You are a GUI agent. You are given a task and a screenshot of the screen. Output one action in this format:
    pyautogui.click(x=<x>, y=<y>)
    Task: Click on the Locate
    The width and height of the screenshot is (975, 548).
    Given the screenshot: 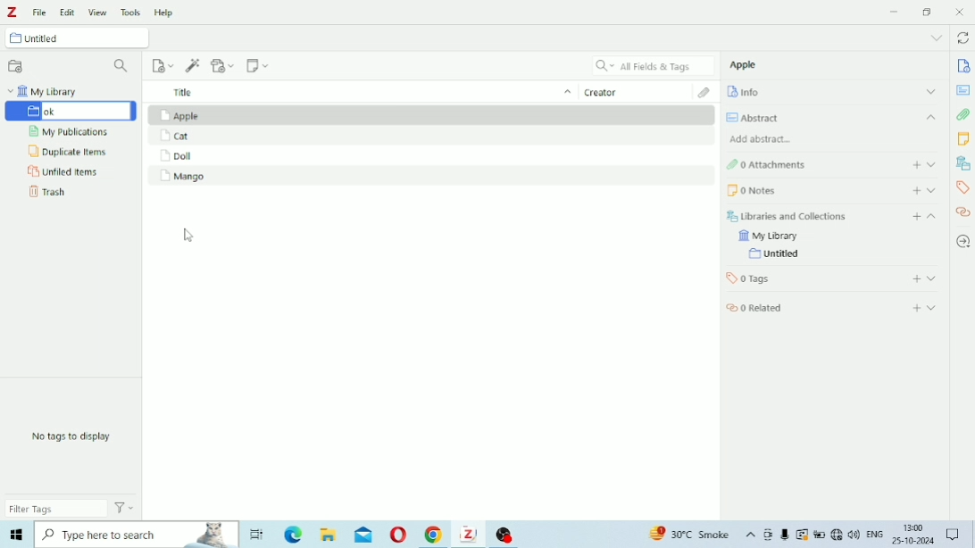 What is the action you would take?
    pyautogui.click(x=963, y=242)
    